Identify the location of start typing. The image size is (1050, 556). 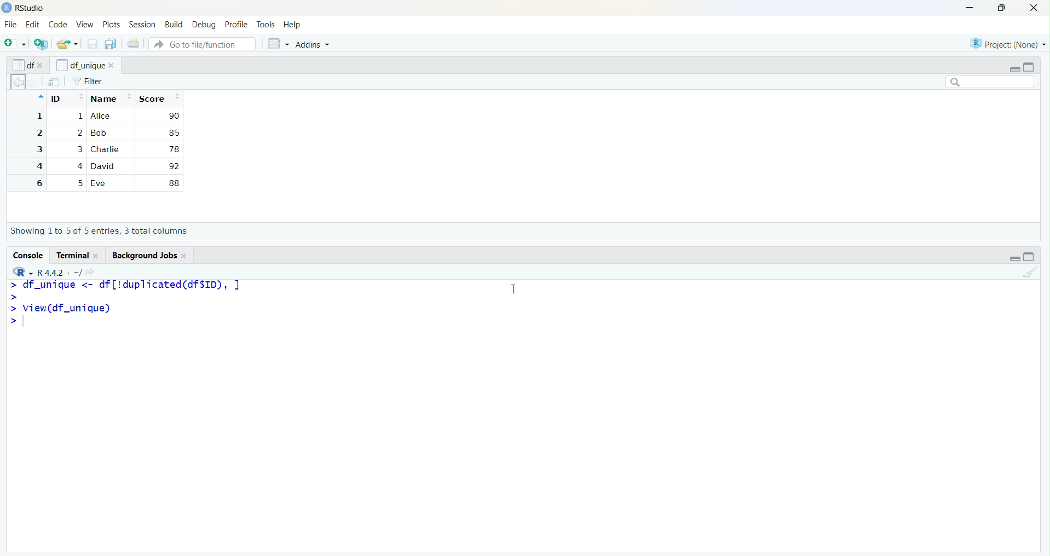
(11, 285).